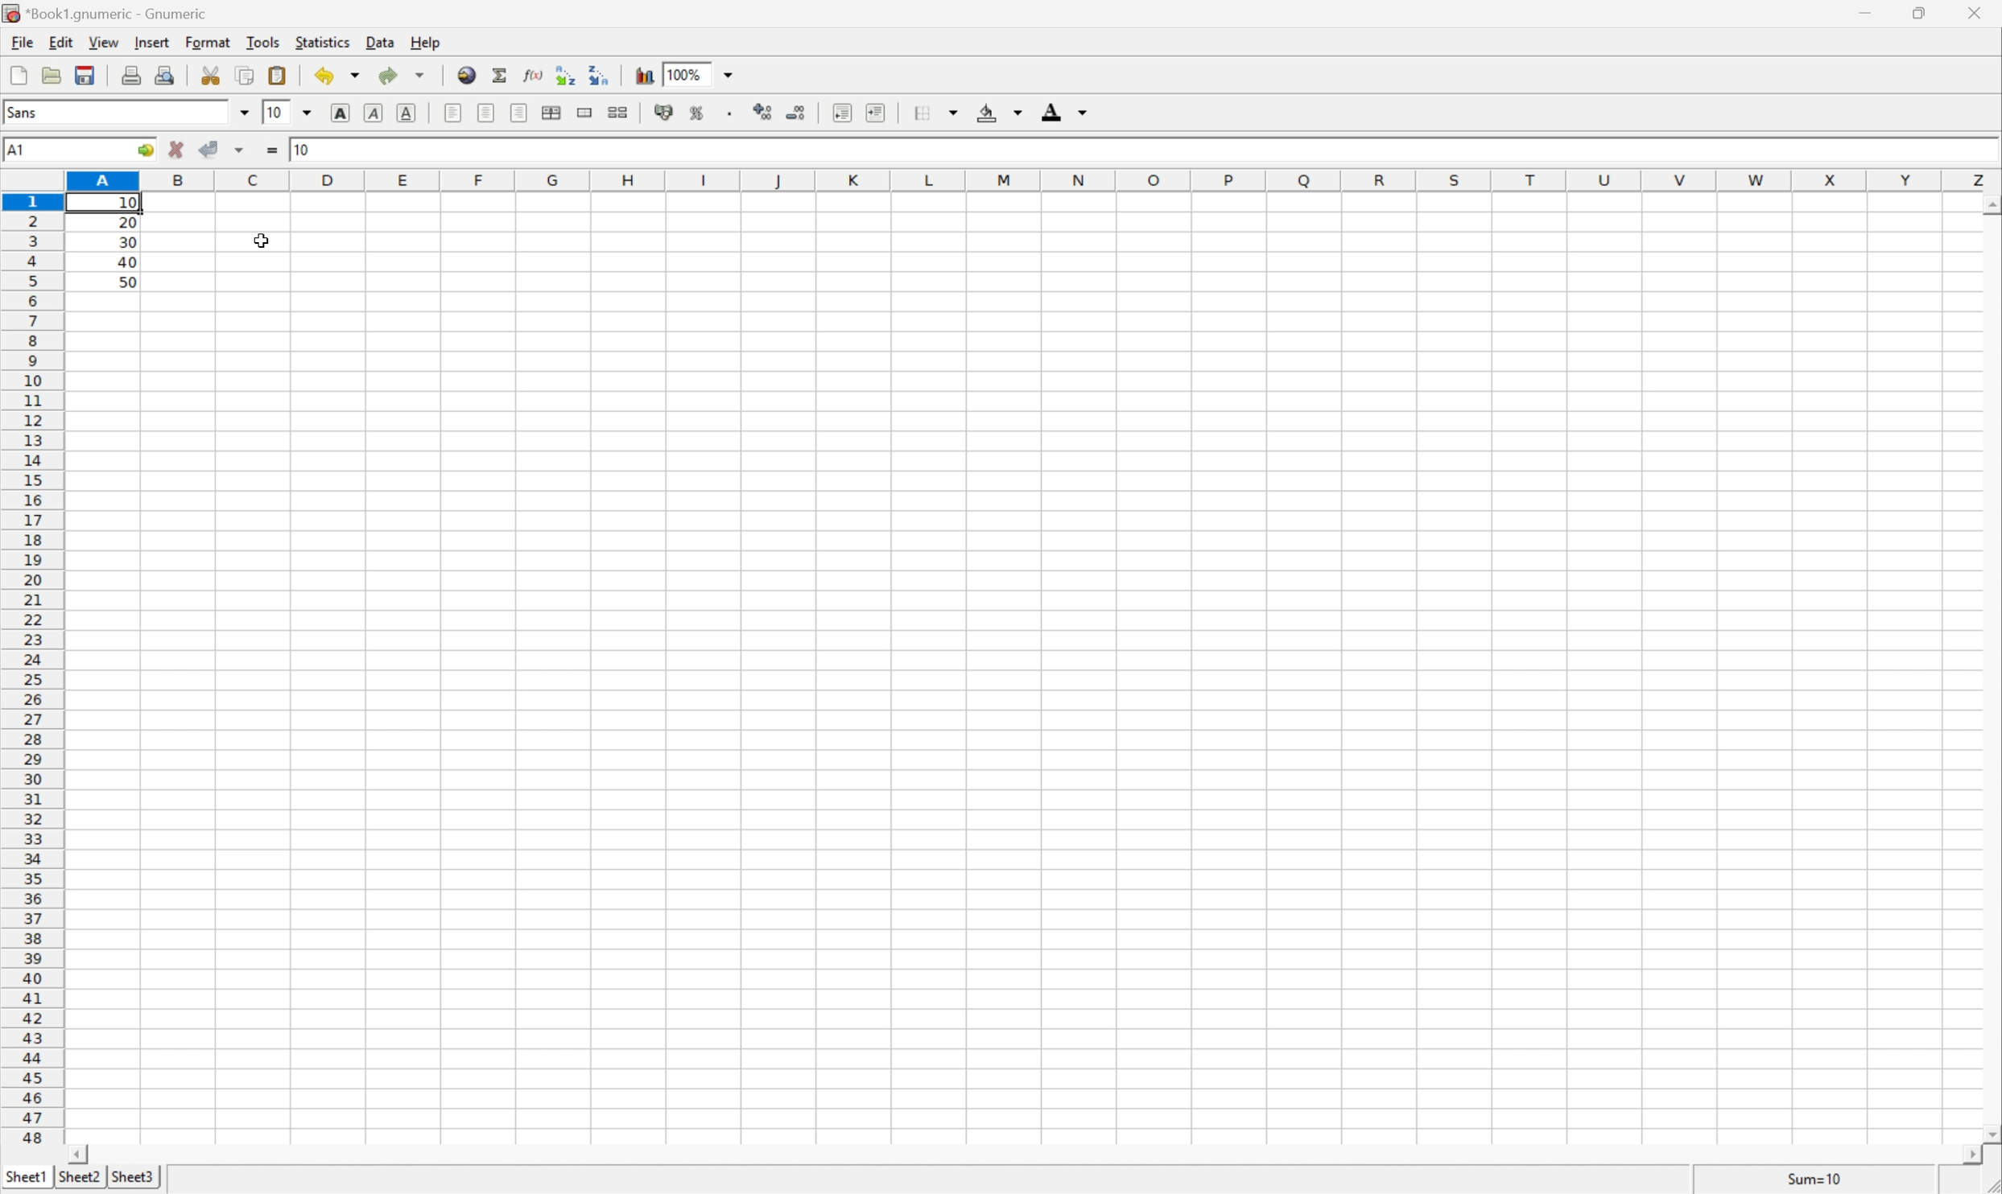 Image resolution: width=2002 pixels, height=1194 pixels. Describe the element at coordinates (663, 109) in the screenshot. I see `Format the selection as accounting` at that location.